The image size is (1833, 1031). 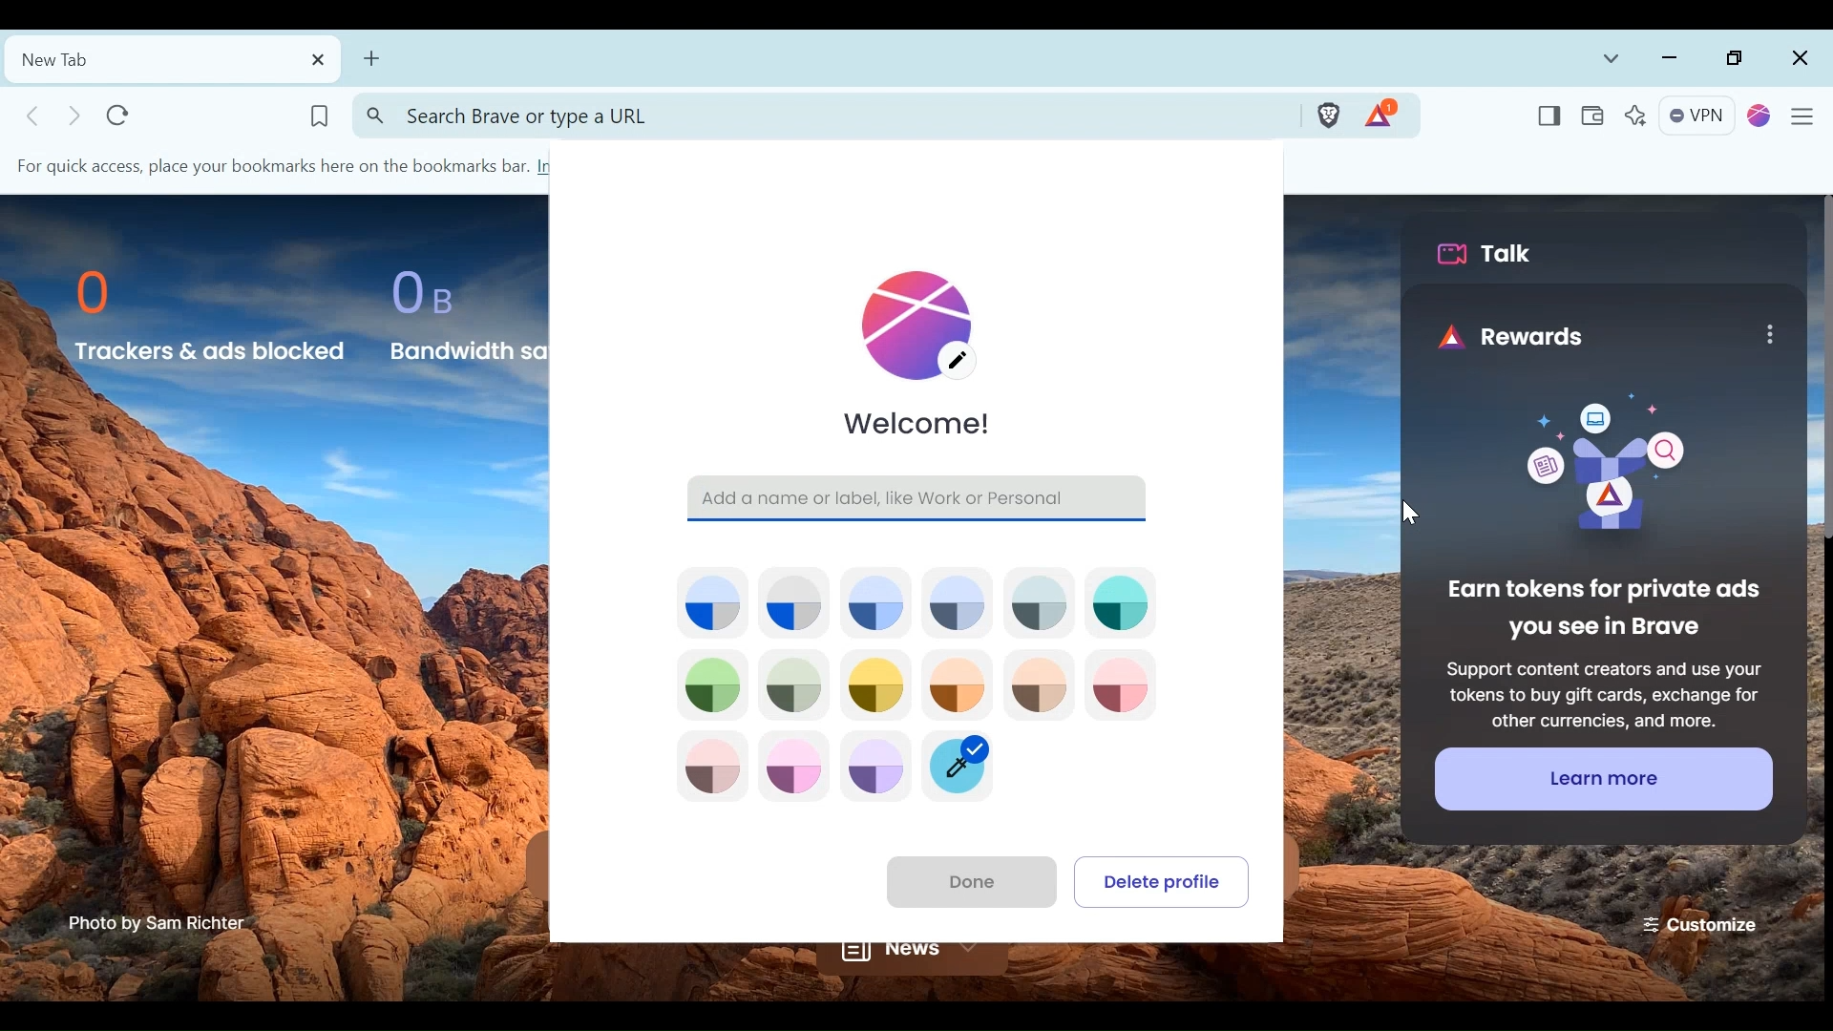 What do you see at coordinates (158, 924) in the screenshot?
I see `Photo by Sam Richter` at bounding box center [158, 924].